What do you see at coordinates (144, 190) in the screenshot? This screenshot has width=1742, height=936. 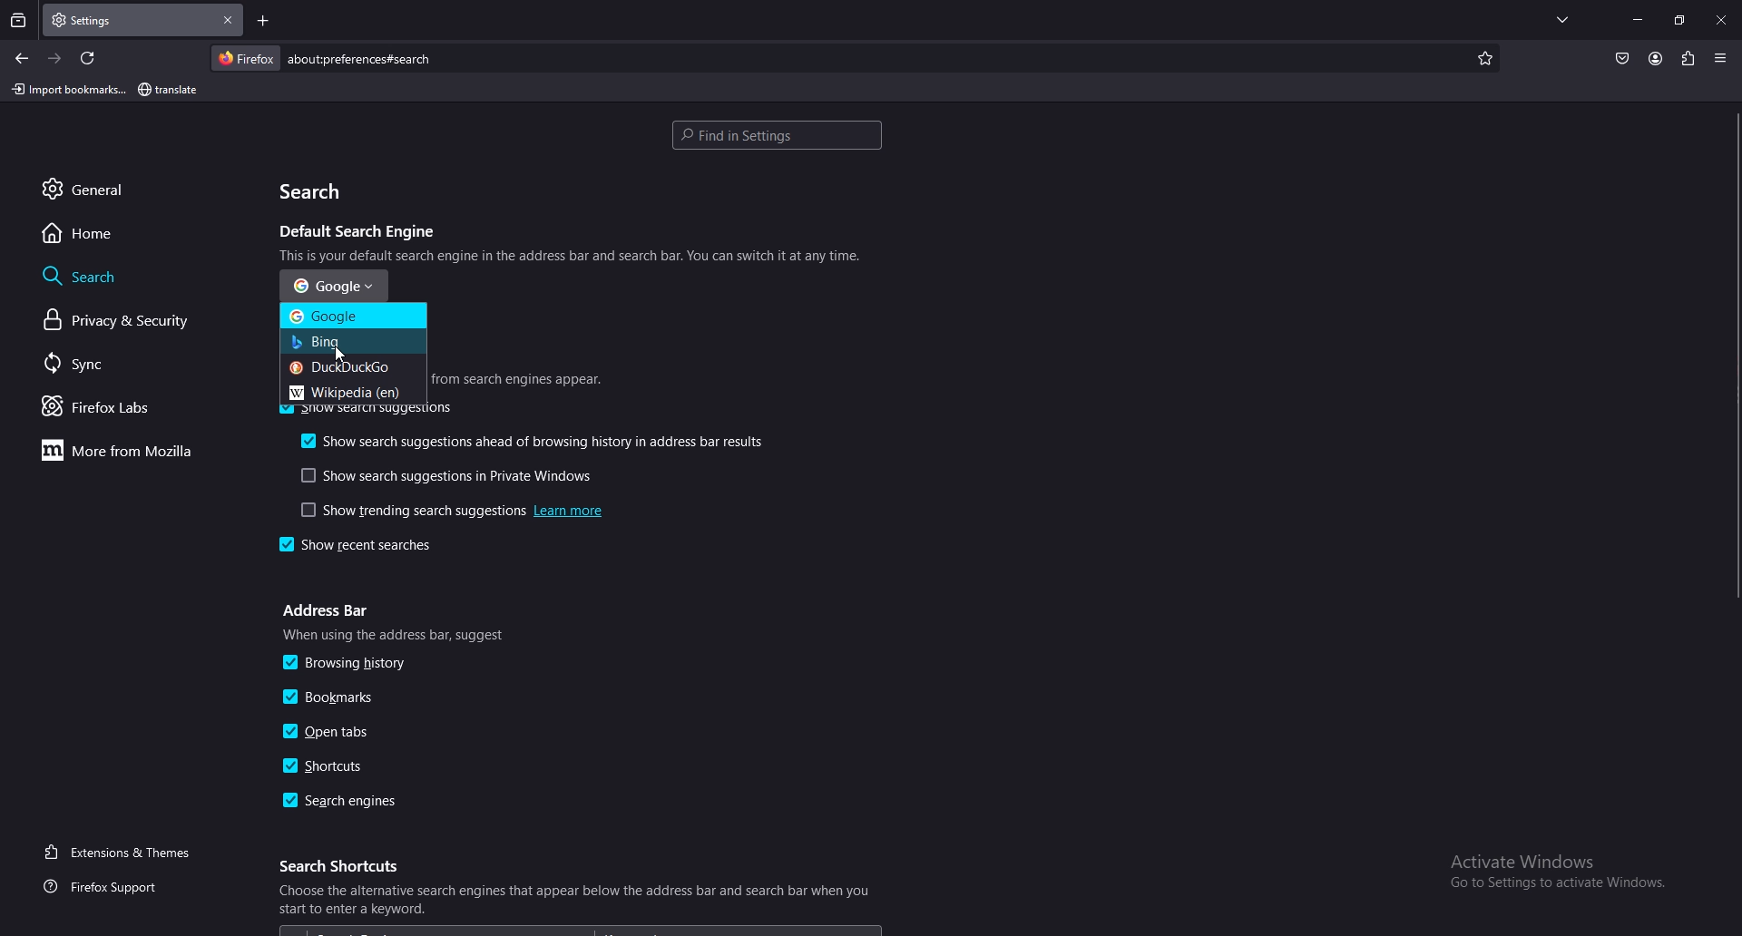 I see `general` at bounding box center [144, 190].